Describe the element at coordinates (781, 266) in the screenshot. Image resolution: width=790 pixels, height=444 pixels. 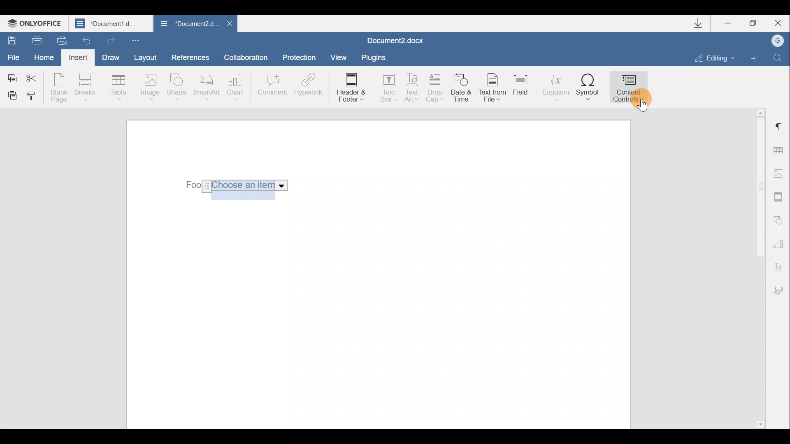
I see `Text Art settings` at that location.